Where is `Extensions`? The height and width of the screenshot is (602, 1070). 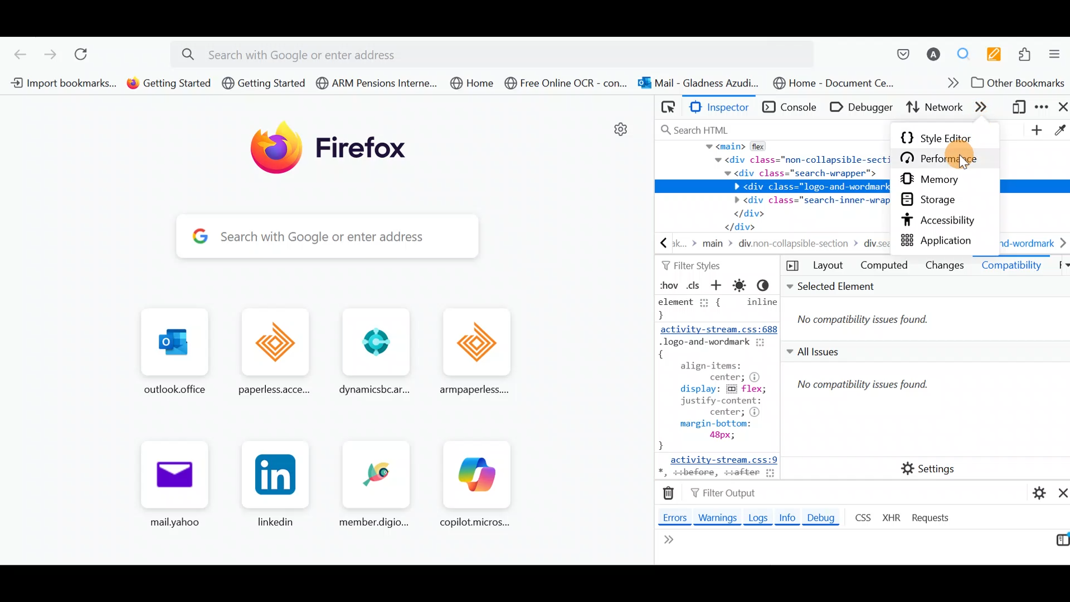
Extensions is located at coordinates (1028, 56).